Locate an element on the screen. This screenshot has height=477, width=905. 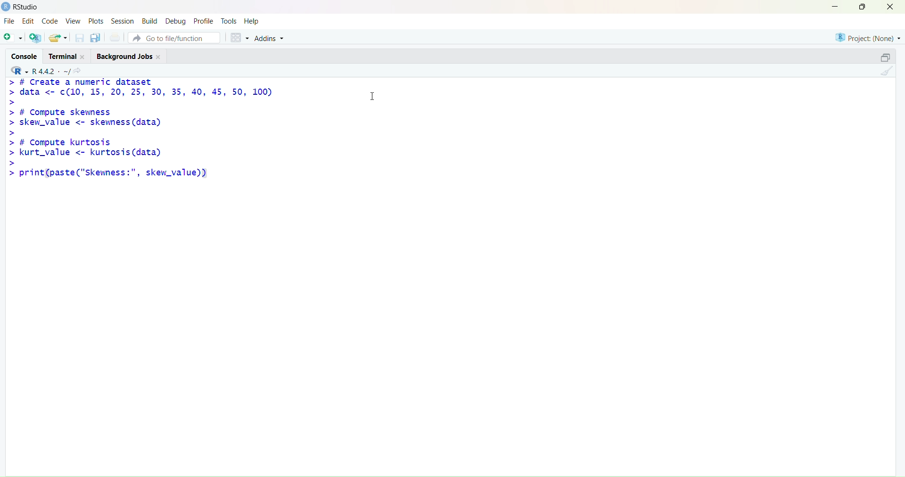
Code is located at coordinates (50, 22).